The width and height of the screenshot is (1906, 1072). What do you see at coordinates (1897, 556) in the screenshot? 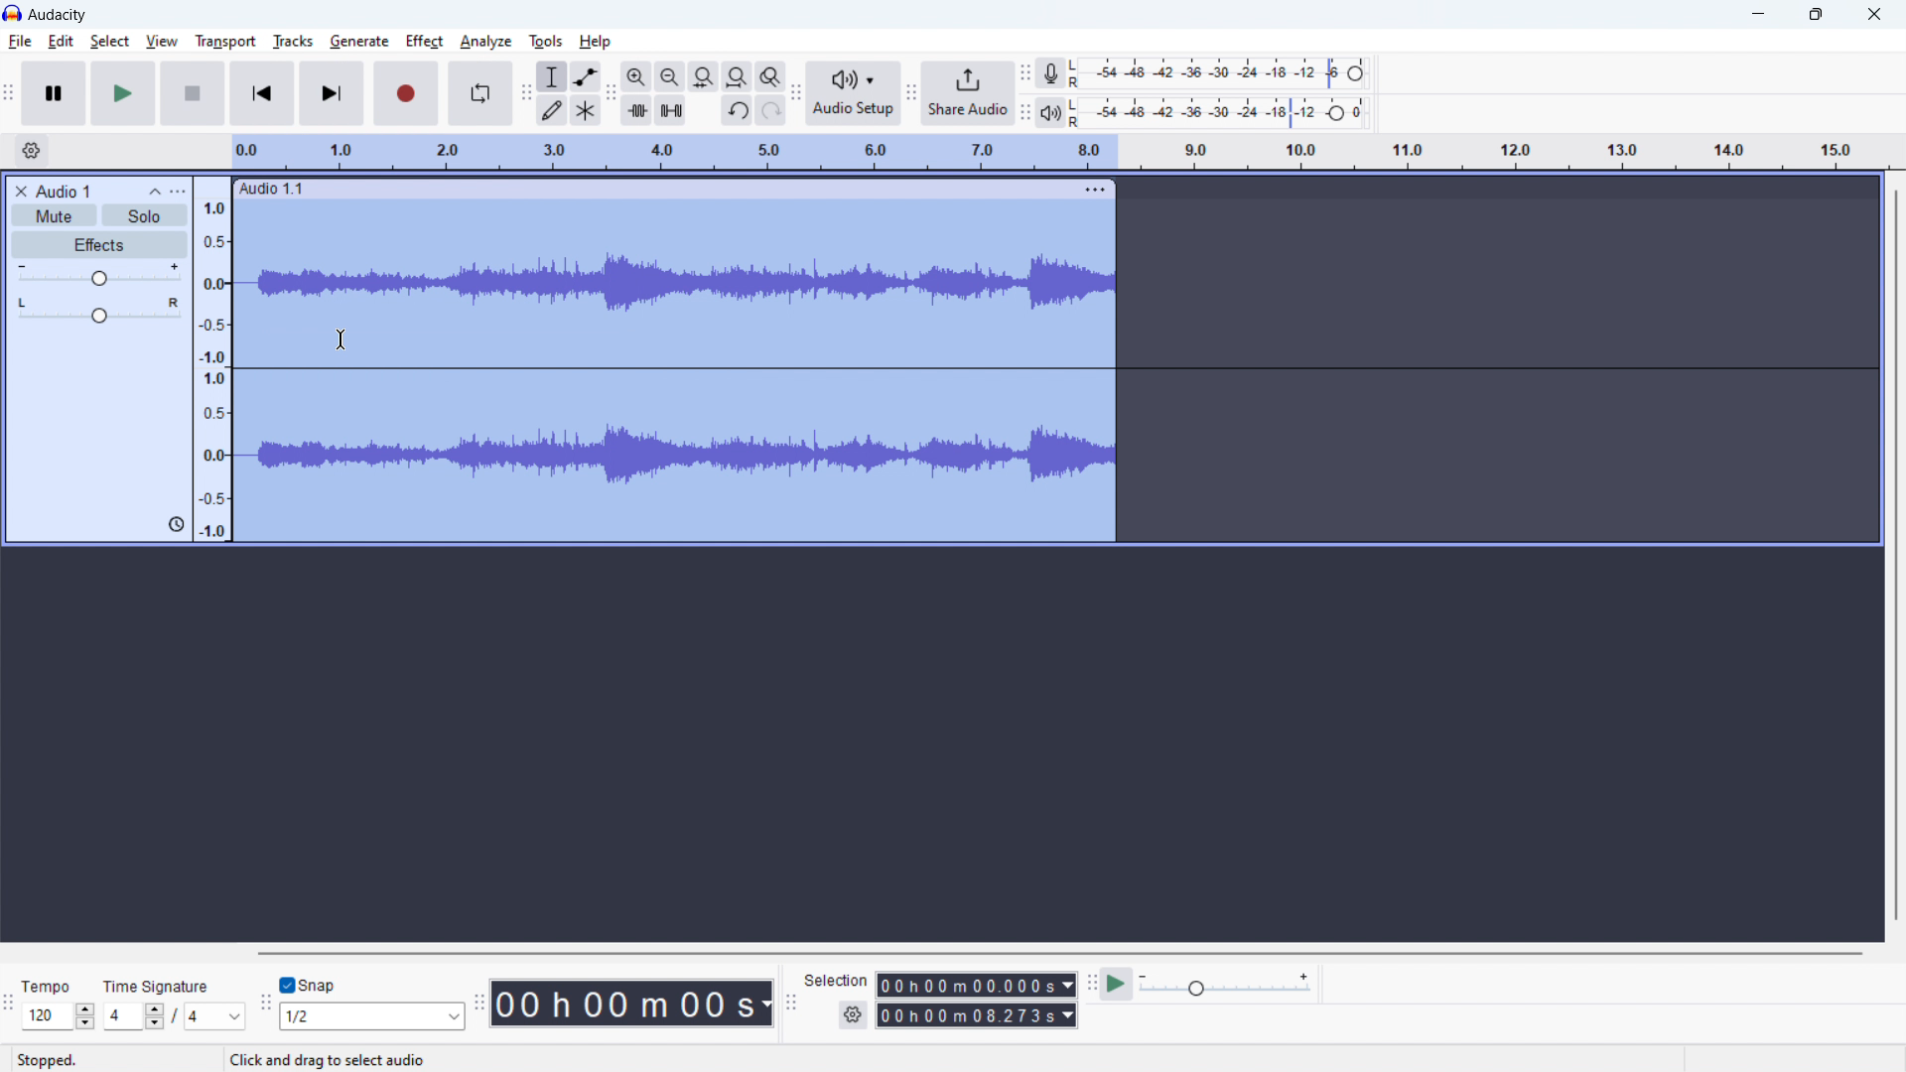
I see `vertical scrollbar` at bounding box center [1897, 556].